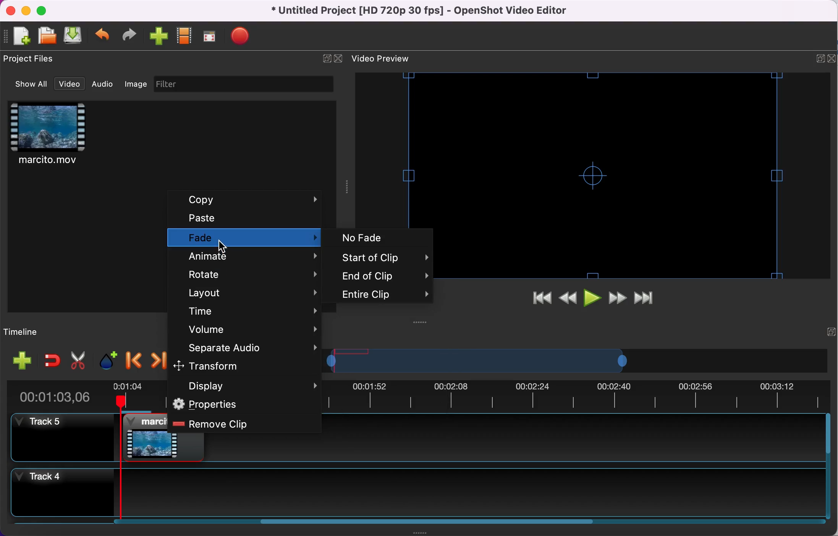 This screenshot has height=536, width=838. What do you see at coordinates (248, 274) in the screenshot?
I see `rotate` at bounding box center [248, 274].